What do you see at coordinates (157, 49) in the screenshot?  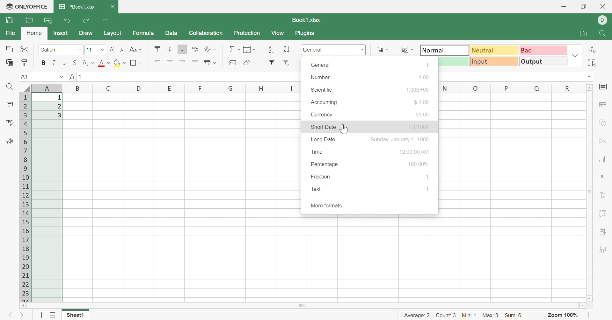 I see `Align top` at bounding box center [157, 49].